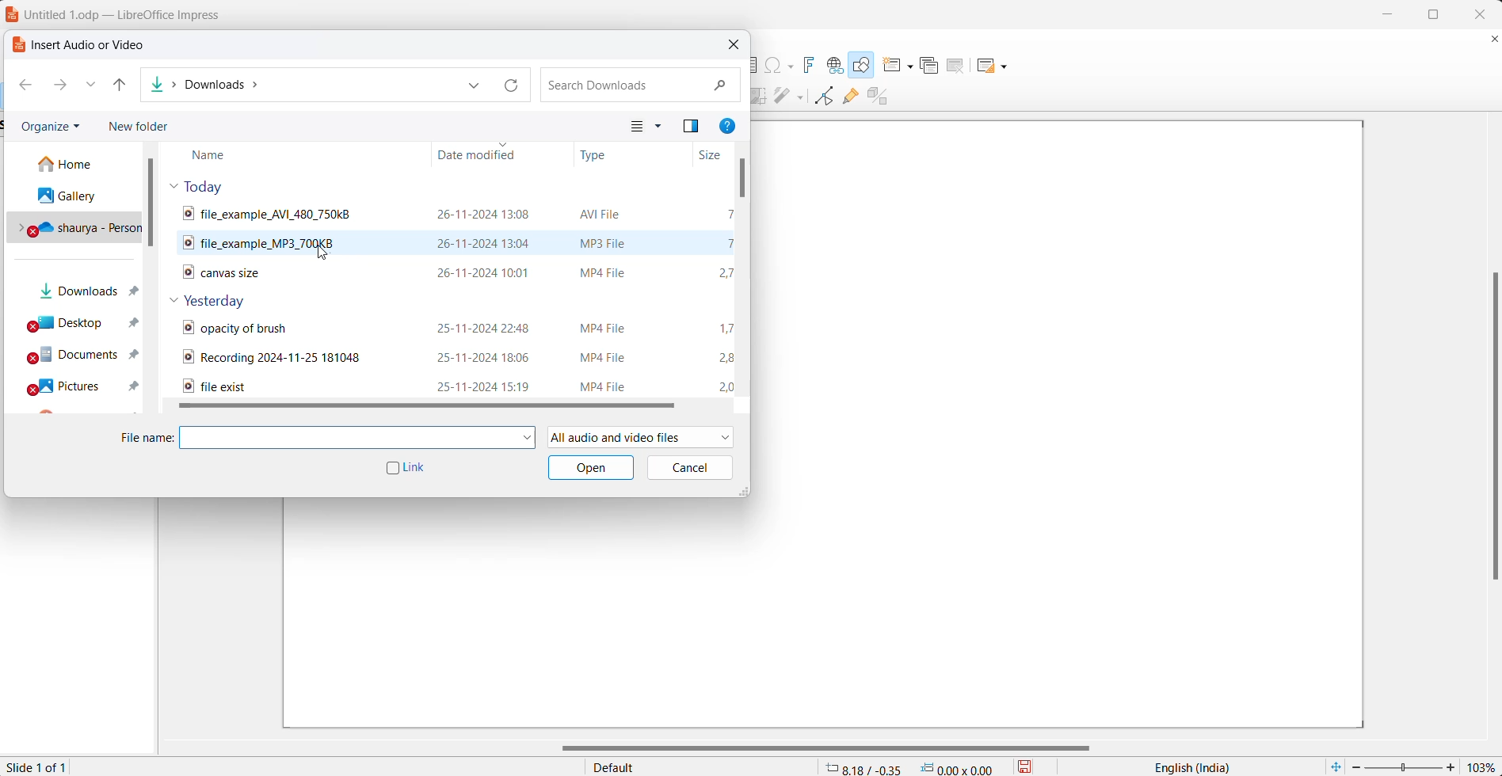 The image size is (1502, 776). What do you see at coordinates (610, 269) in the screenshot?
I see `video file format` at bounding box center [610, 269].